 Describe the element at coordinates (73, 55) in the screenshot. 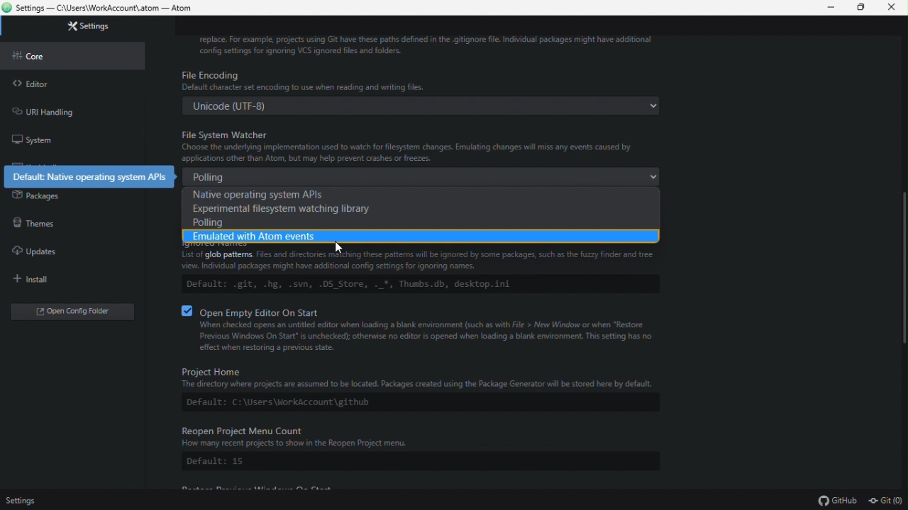

I see `core` at that location.